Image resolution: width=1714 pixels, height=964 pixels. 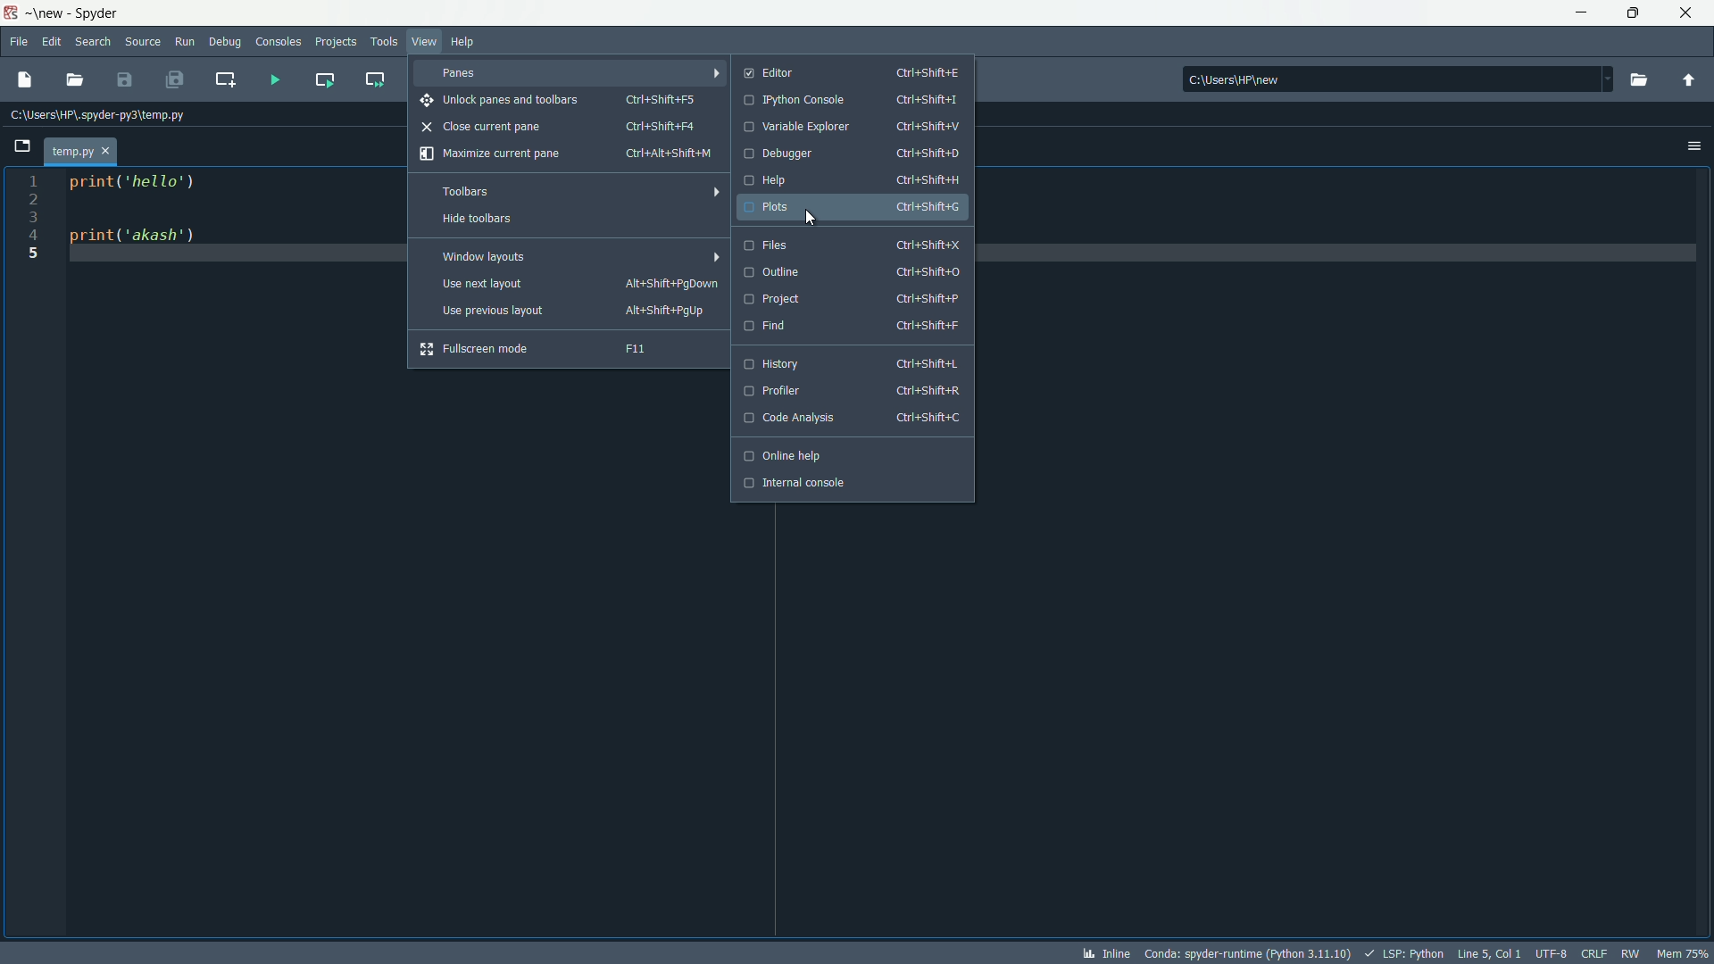 What do you see at coordinates (224, 40) in the screenshot?
I see `debug menu` at bounding box center [224, 40].